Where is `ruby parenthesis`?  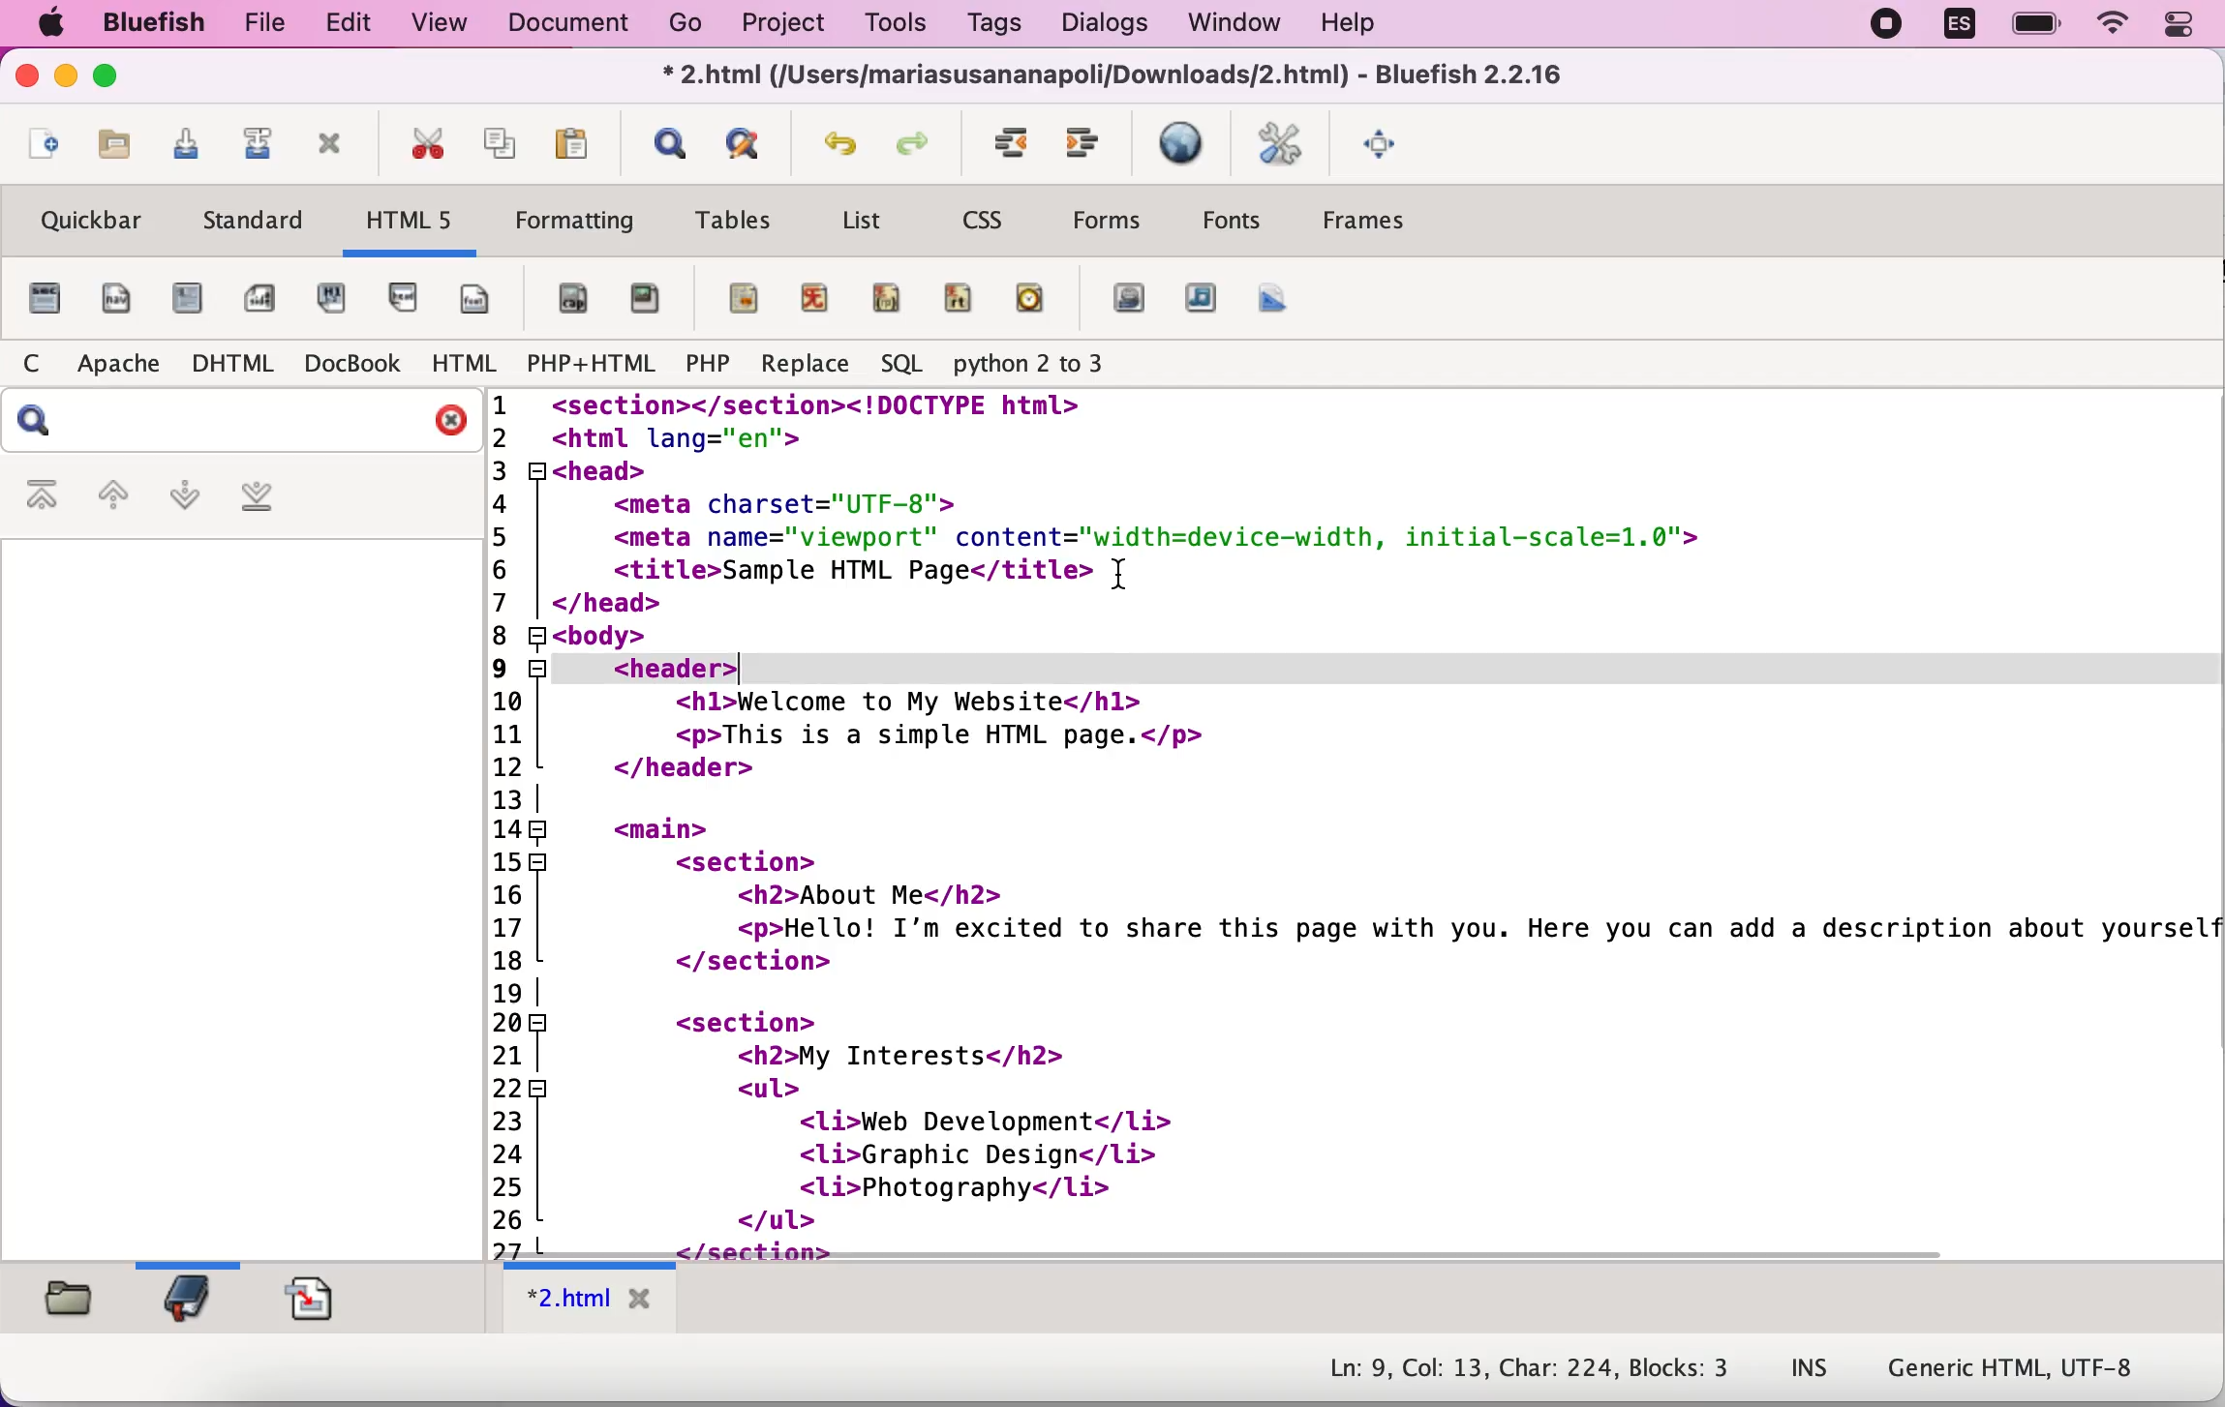
ruby parenthesis is located at coordinates (889, 293).